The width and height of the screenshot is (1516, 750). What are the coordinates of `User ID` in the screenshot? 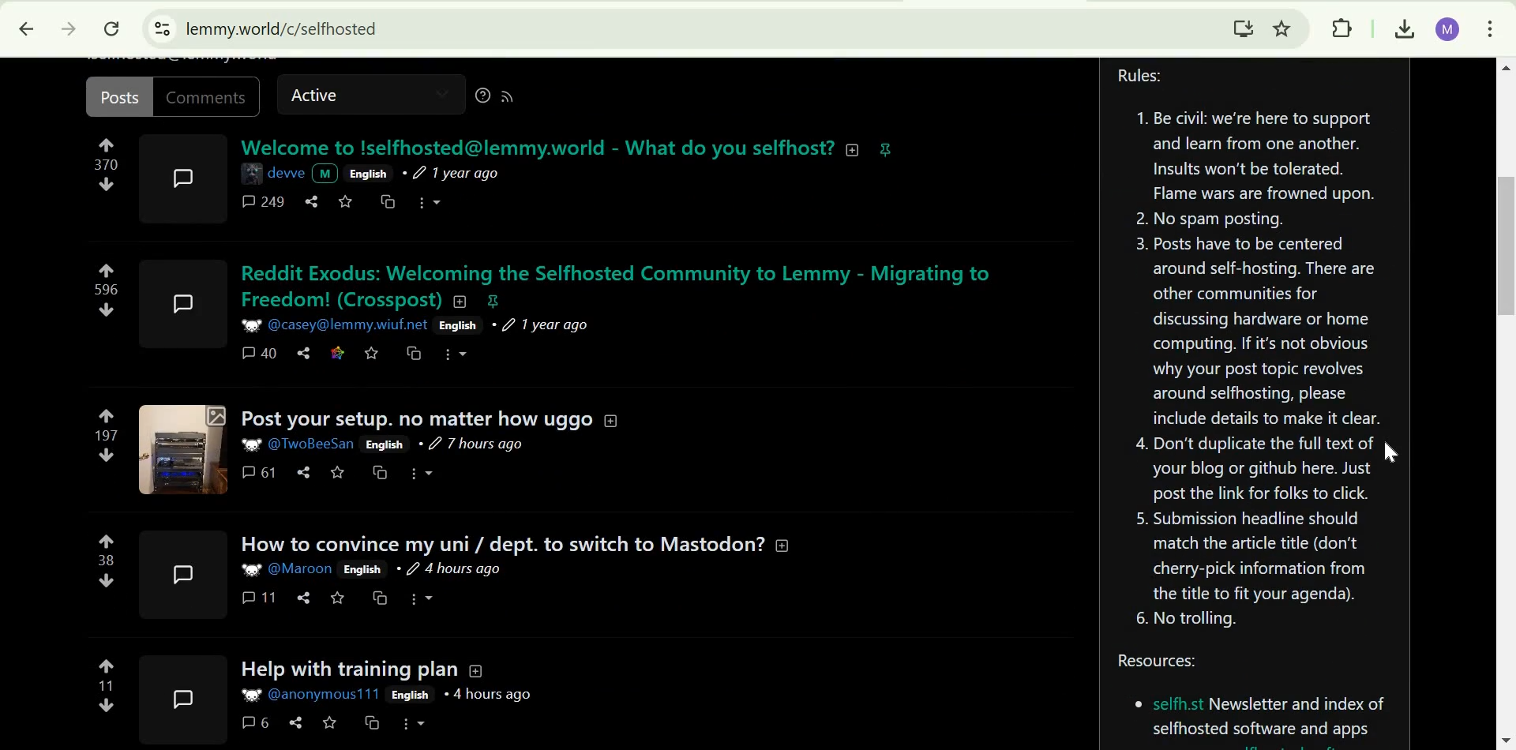 It's located at (315, 442).